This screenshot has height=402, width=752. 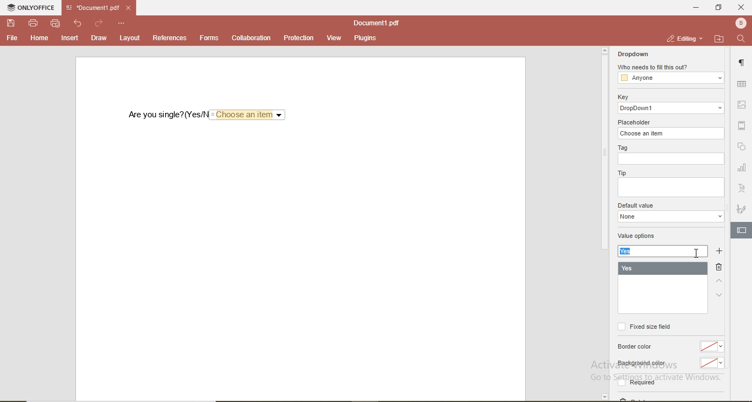 I want to click on redo, so click(x=99, y=24).